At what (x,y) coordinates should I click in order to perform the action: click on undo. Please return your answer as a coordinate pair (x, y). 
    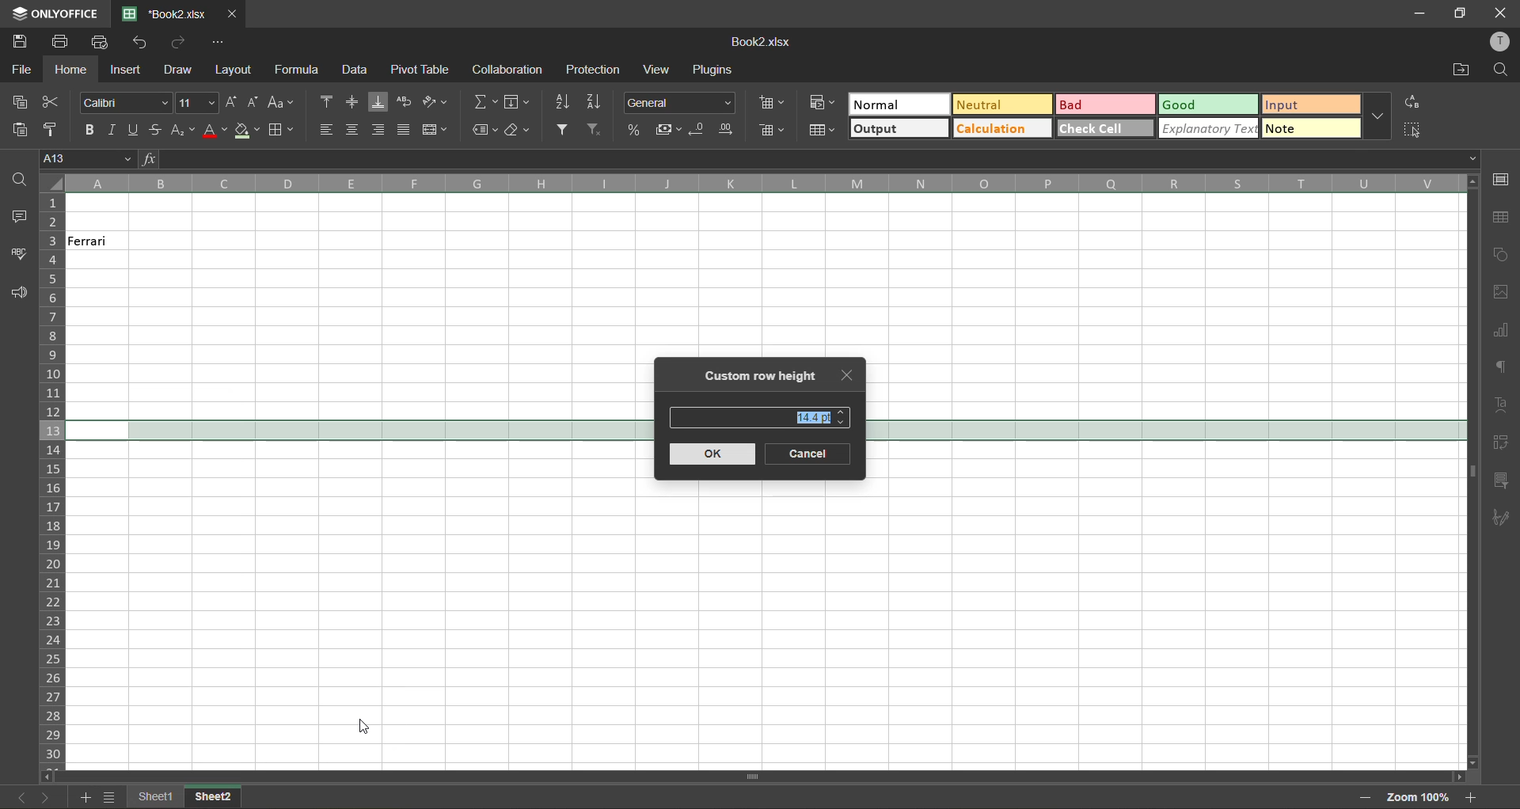
    Looking at the image, I should click on (146, 44).